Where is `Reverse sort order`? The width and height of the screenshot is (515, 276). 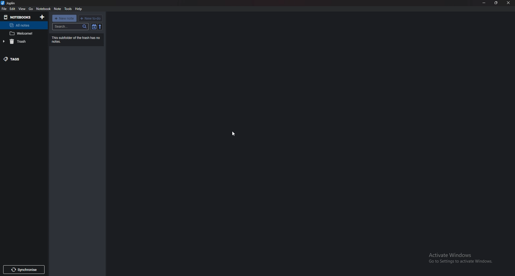
Reverse sort order is located at coordinates (100, 27).